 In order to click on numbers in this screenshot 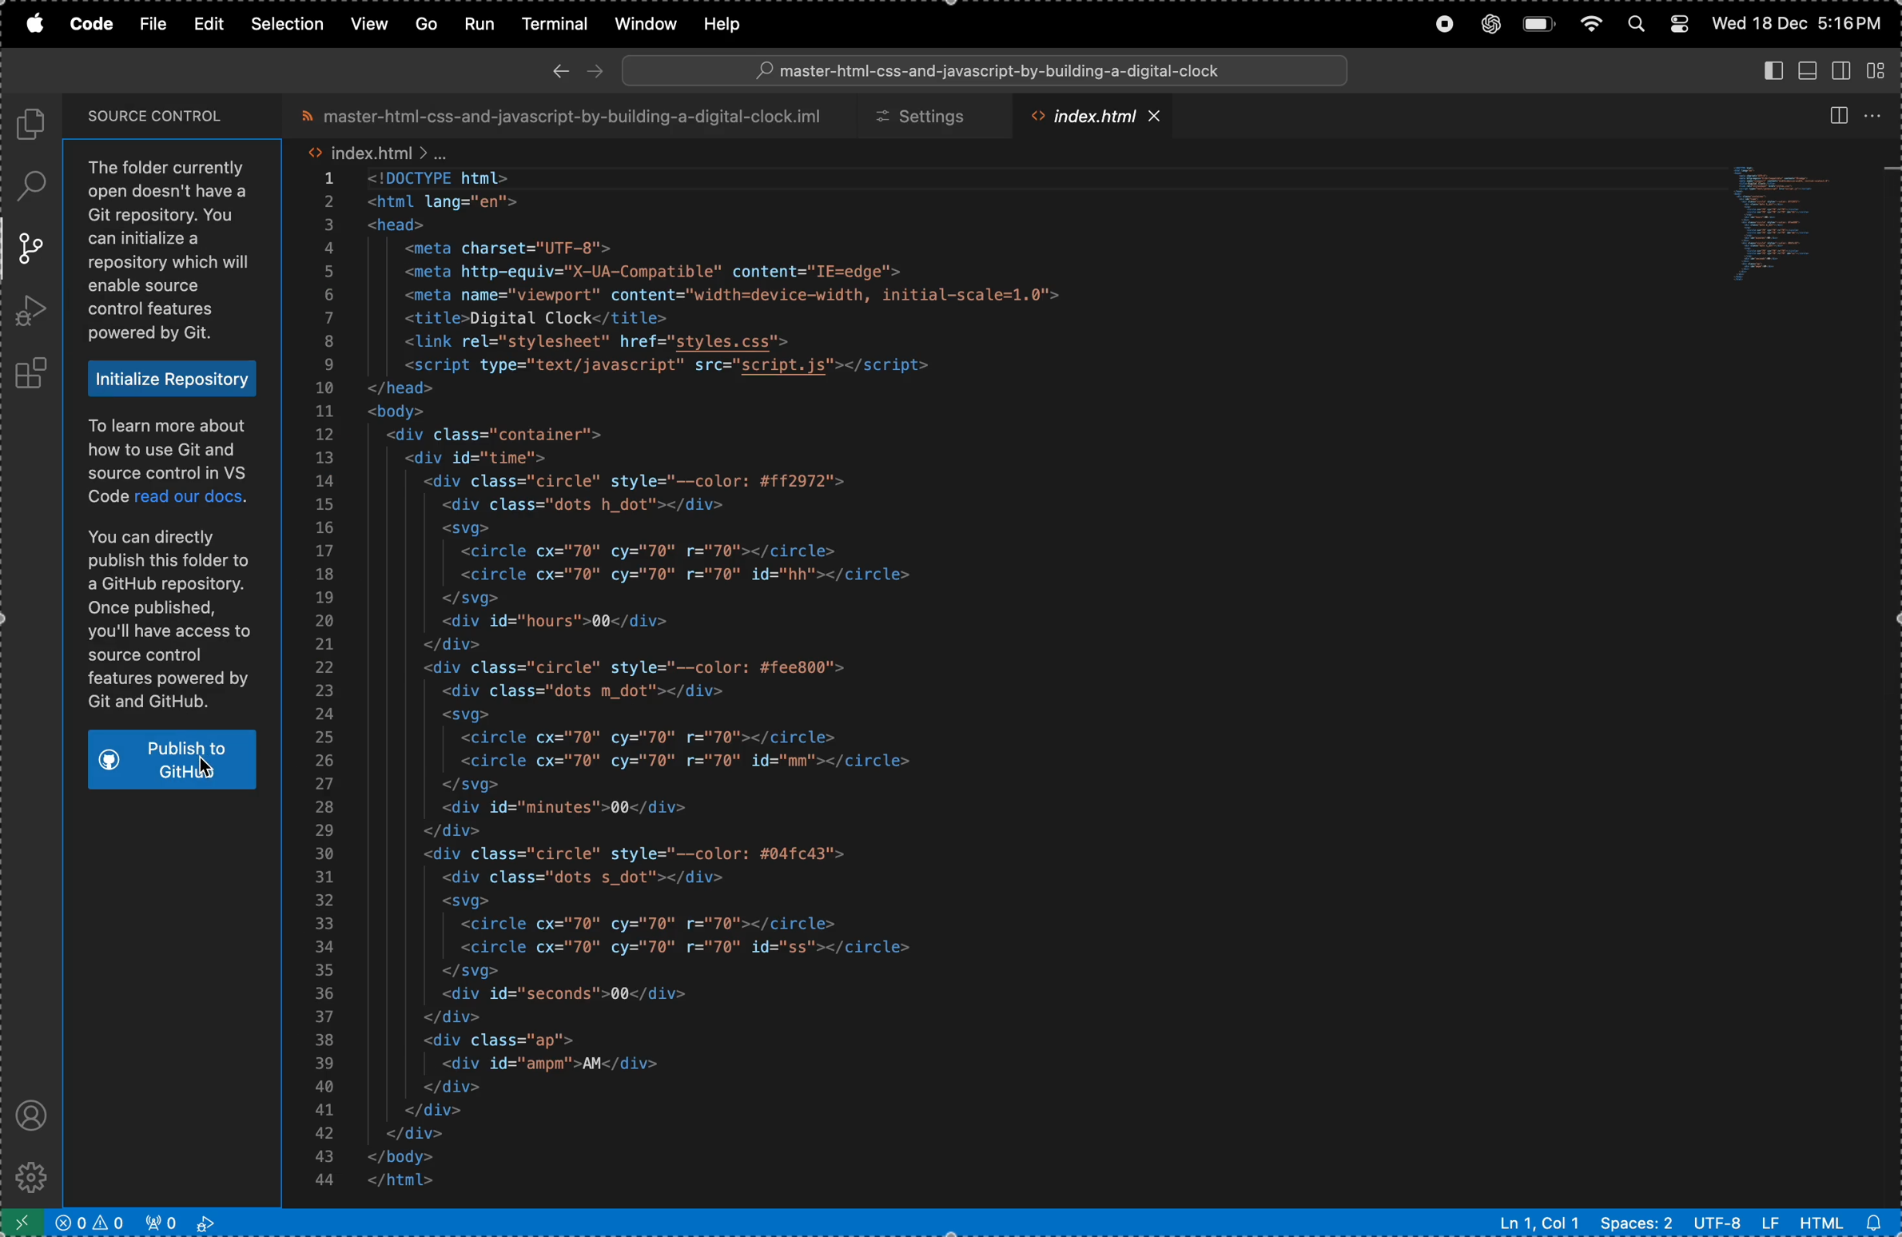, I will do `click(328, 683)`.